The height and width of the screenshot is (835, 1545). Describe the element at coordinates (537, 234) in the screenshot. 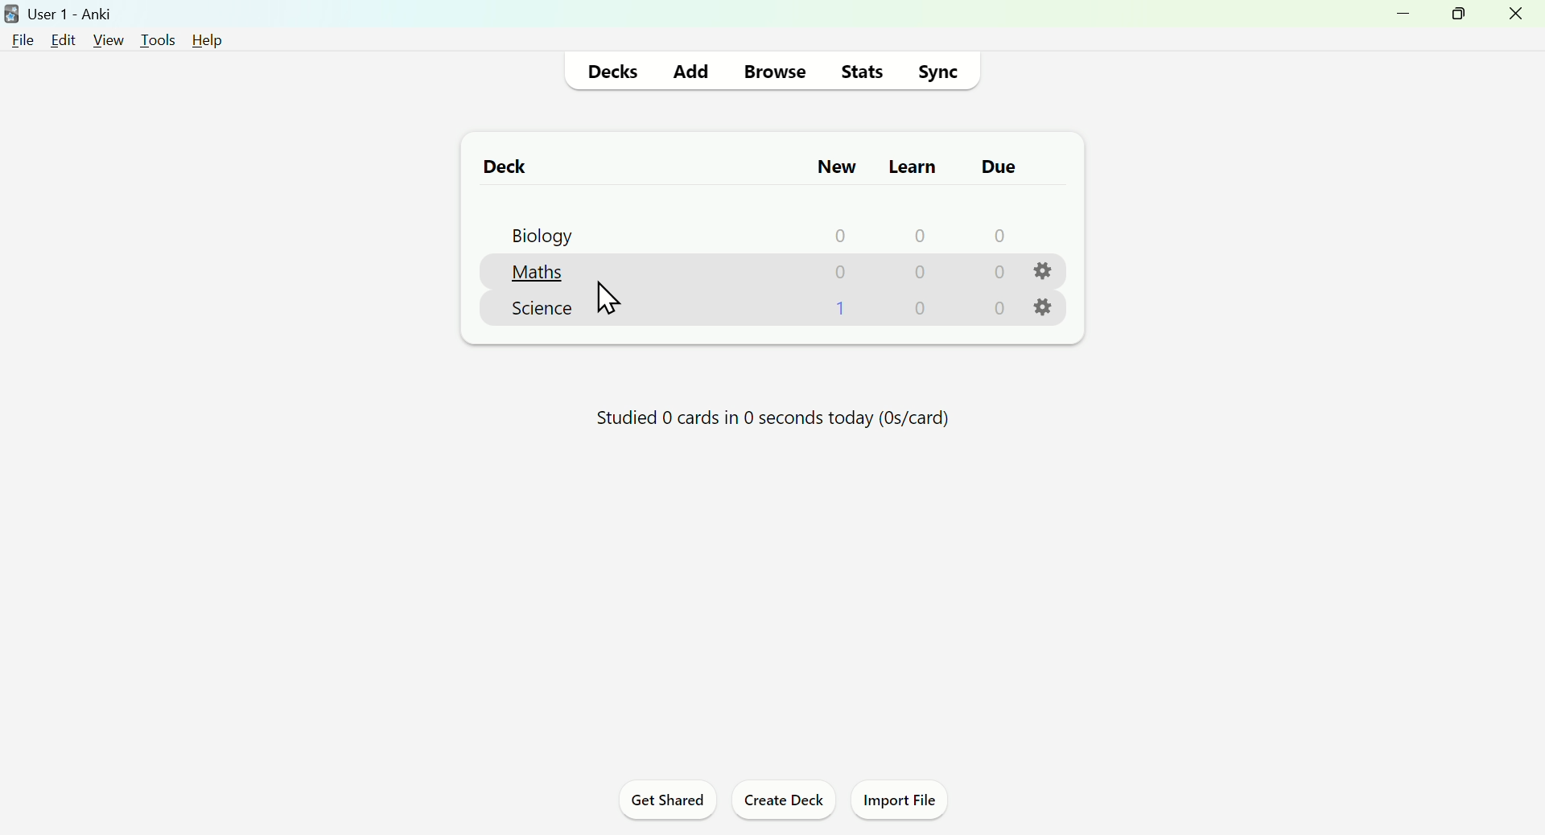

I see `Biology` at that location.